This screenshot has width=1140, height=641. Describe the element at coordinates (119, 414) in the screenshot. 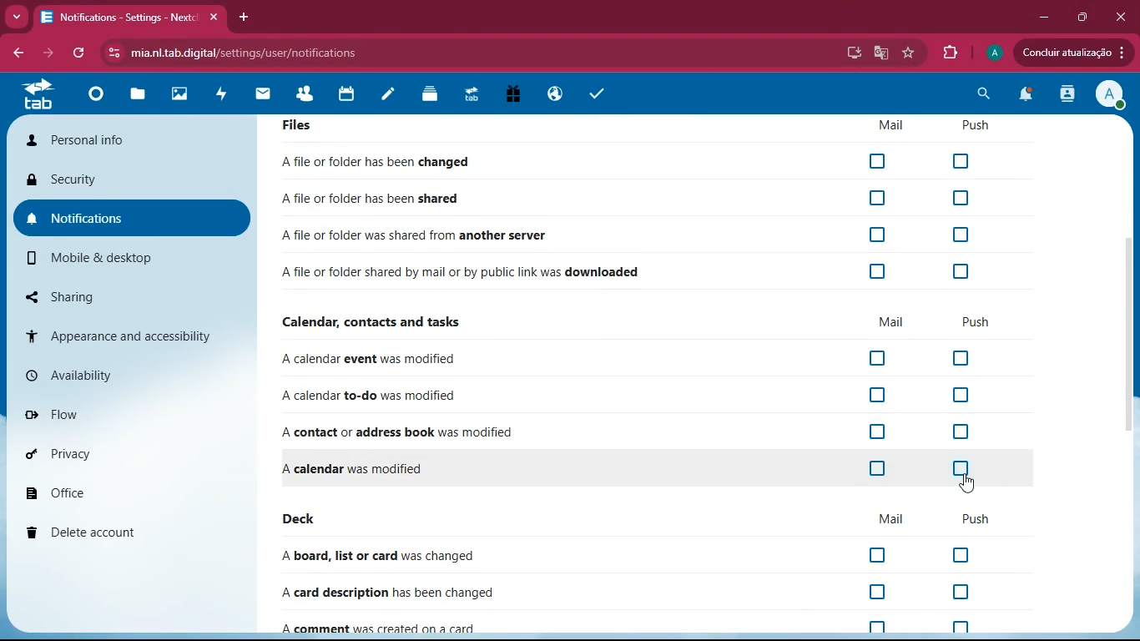

I see `flow` at that location.